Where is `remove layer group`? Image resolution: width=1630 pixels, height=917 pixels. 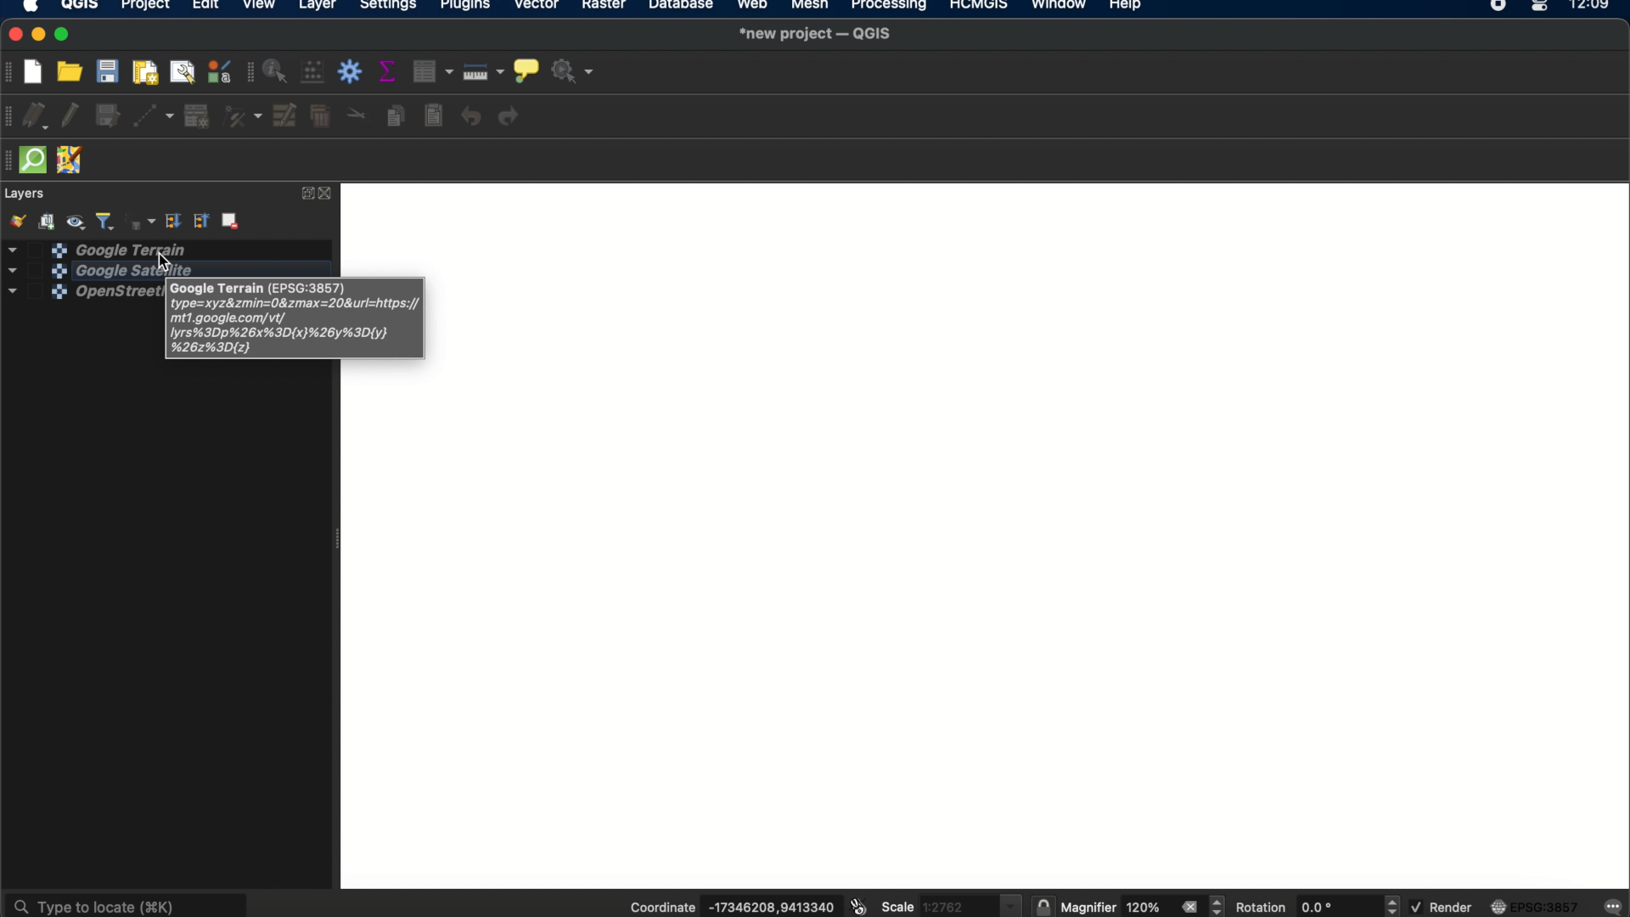
remove layer group is located at coordinates (233, 223).